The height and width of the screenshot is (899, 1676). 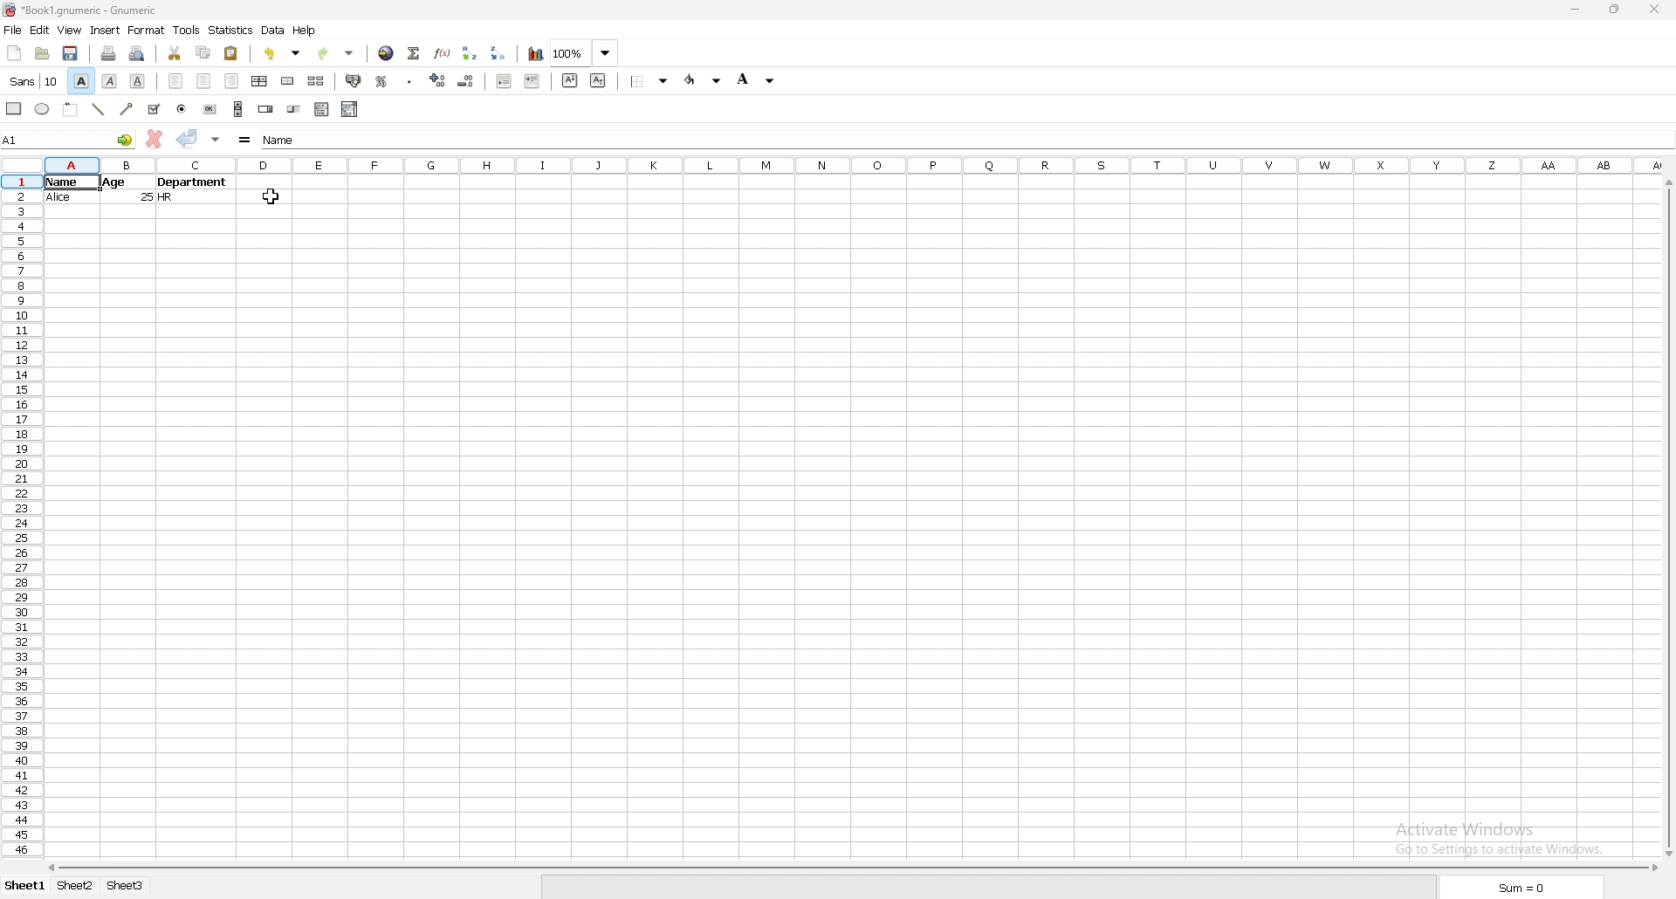 What do you see at coordinates (43, 108) in the screenshot?
I see `ellipse` at bounding box center [43, 108].